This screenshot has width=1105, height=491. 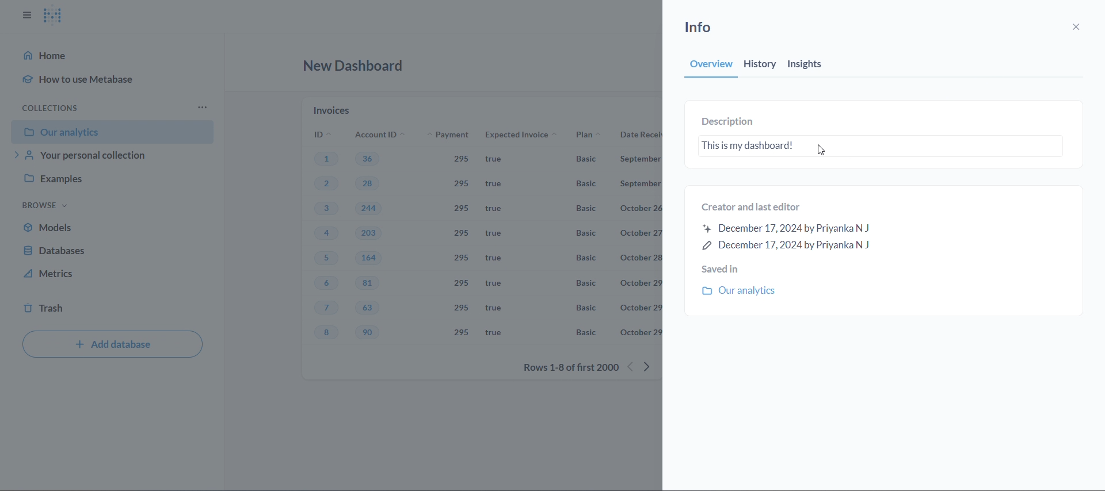 I want to click on Basic, so click(x=583, y=212).